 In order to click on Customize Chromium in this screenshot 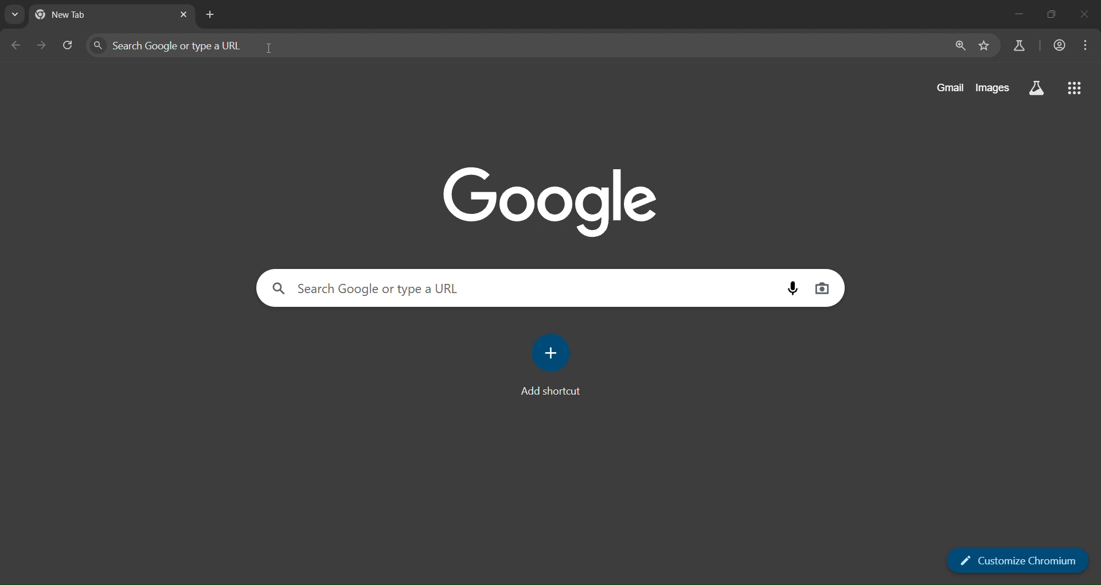, I will do `click(1019, 561)`.